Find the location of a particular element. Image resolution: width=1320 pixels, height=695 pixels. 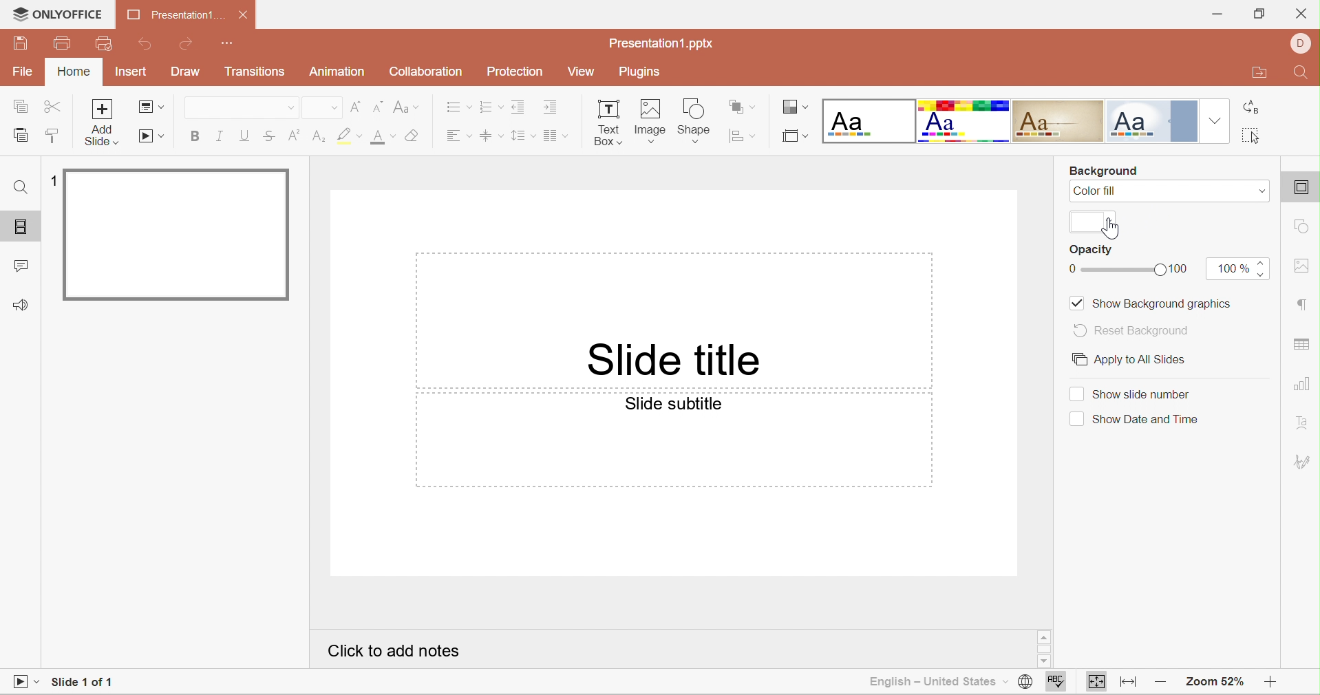

Numbering is located at coordinates (491, 108).